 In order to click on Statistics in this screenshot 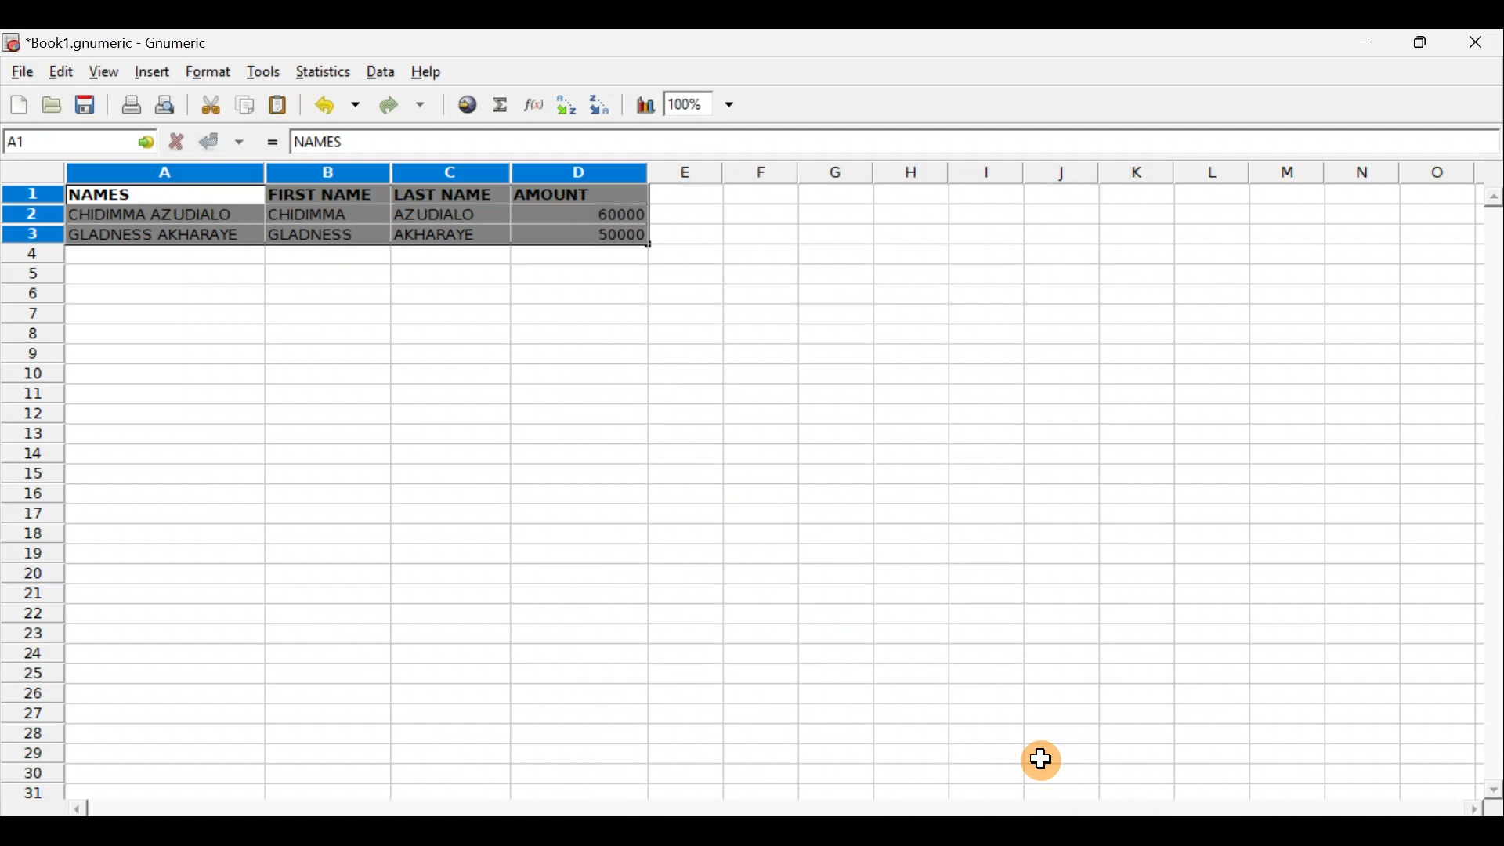, I will do `click(324, 73)`.